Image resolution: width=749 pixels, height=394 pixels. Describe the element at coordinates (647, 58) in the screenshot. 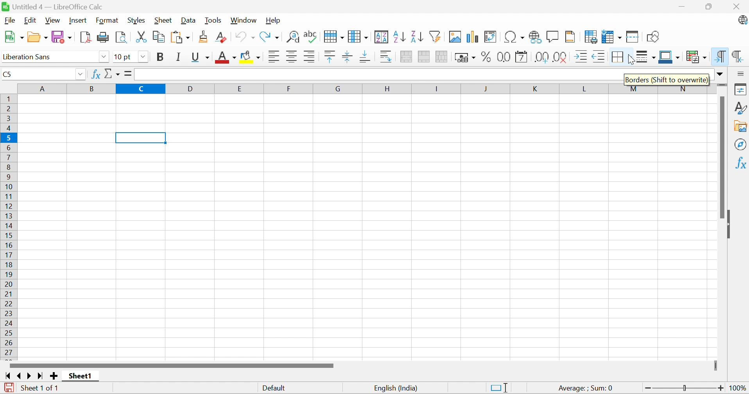

I see `Border style` at that location.